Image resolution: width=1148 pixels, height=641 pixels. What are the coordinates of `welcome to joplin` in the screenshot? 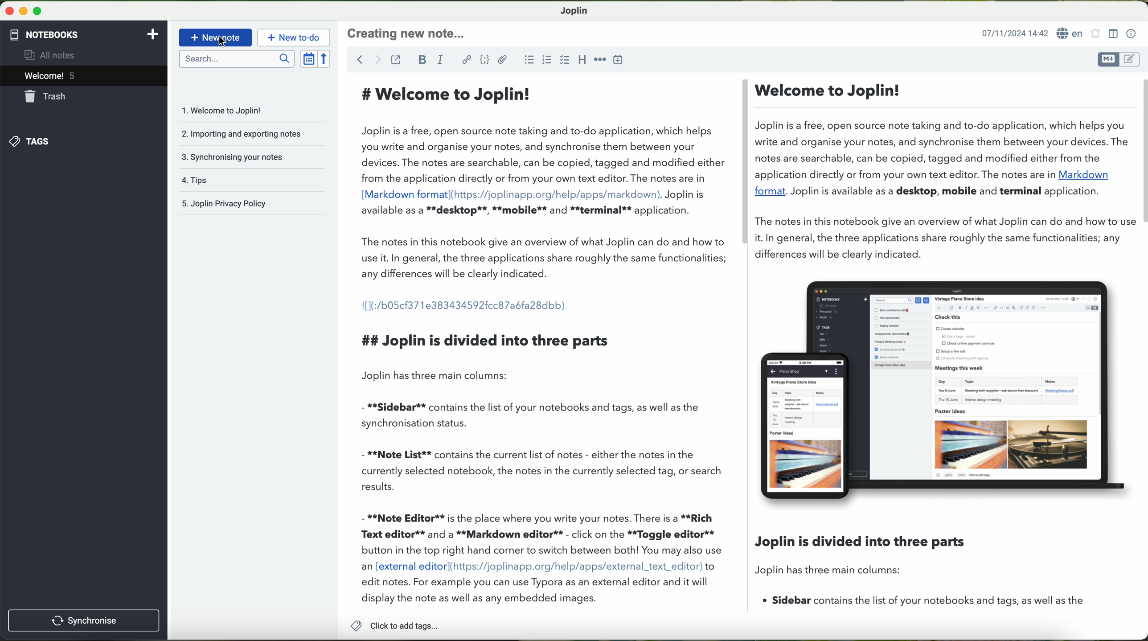 It's located at (242, 111).